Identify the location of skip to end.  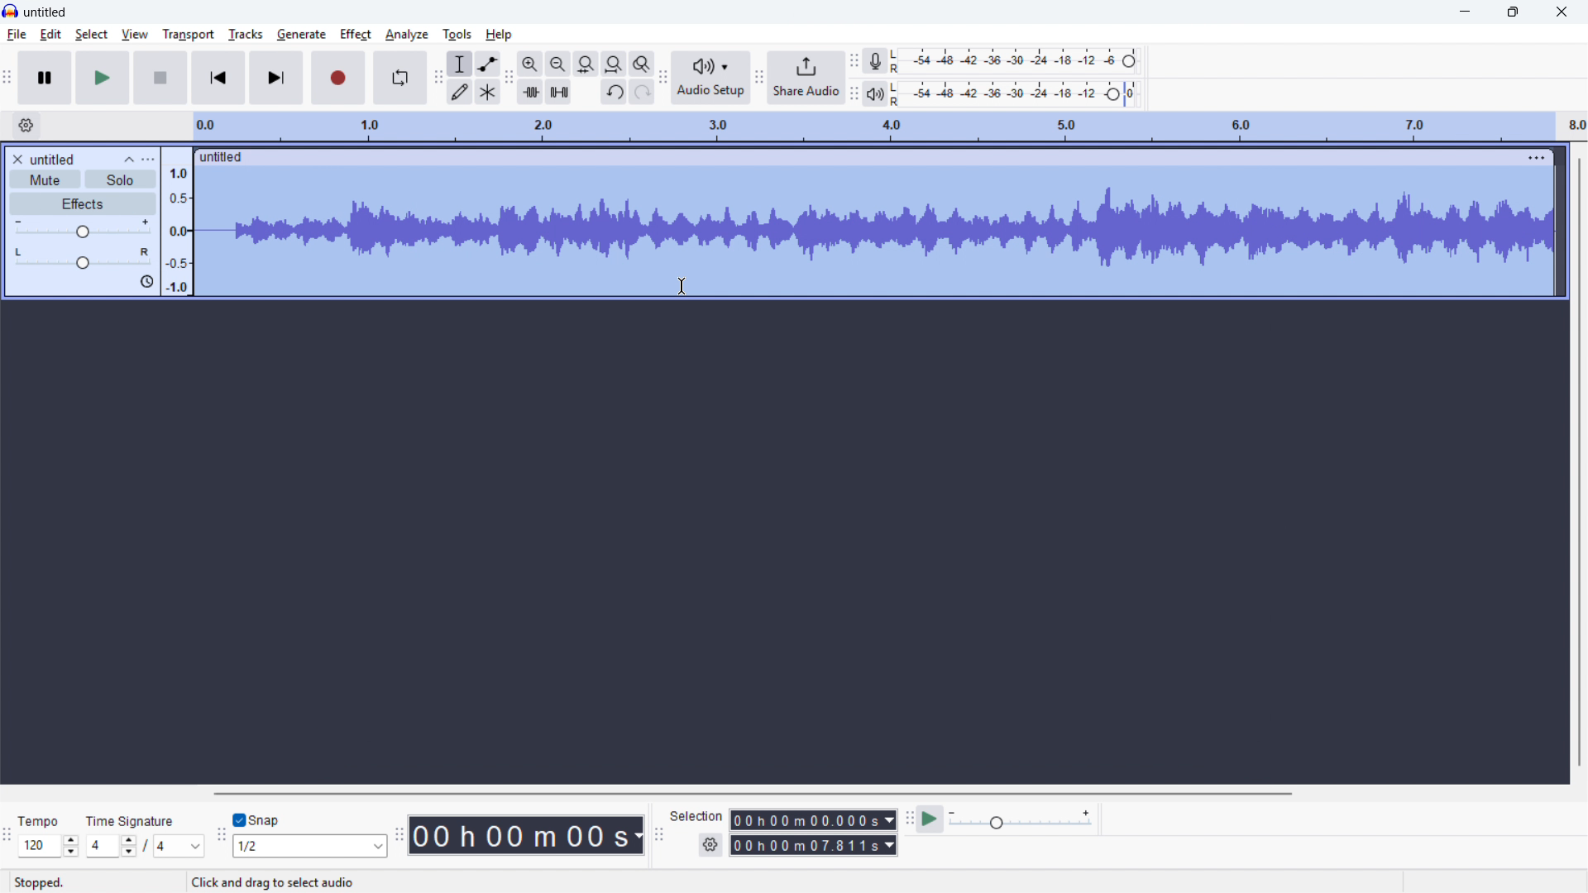
(278, 78).